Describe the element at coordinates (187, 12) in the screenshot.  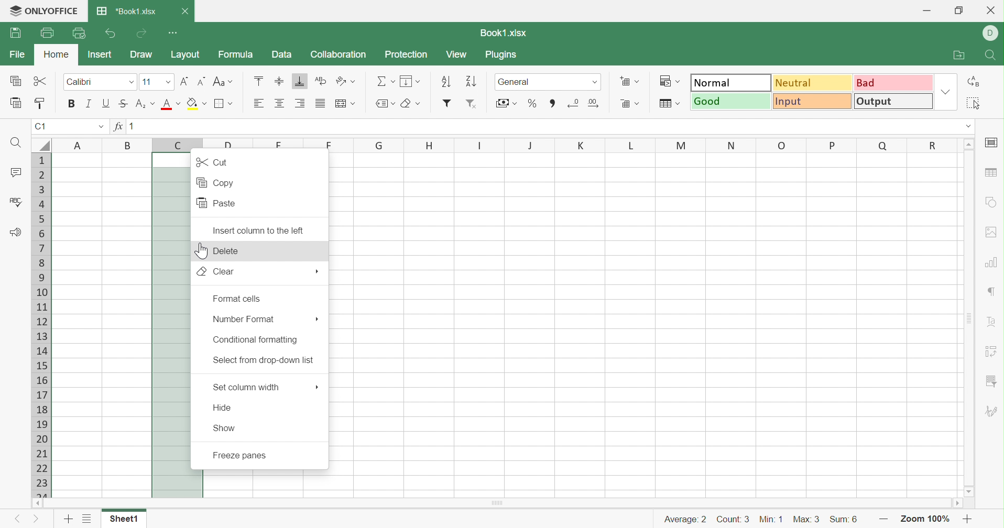
I see `Close` at that location.